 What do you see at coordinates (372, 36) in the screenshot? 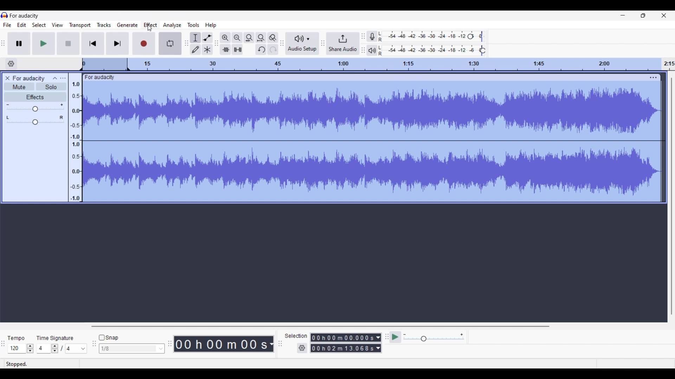
I see `Record meter` at bounding box center [372, 36].